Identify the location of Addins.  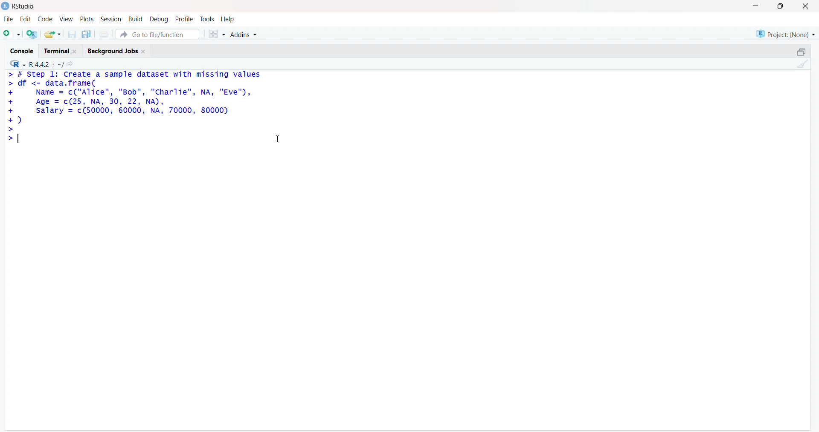
(248, 33).